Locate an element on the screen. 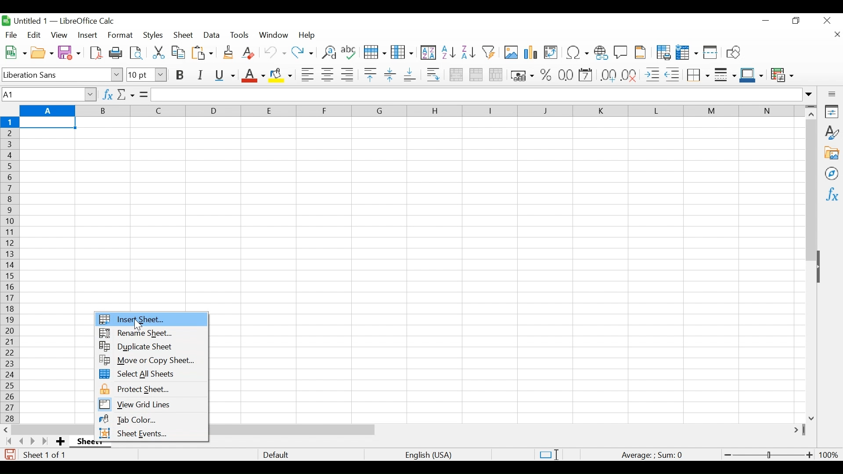 This screenshot has width=843, height=474. Align Right is located at coordinates (347, 75).